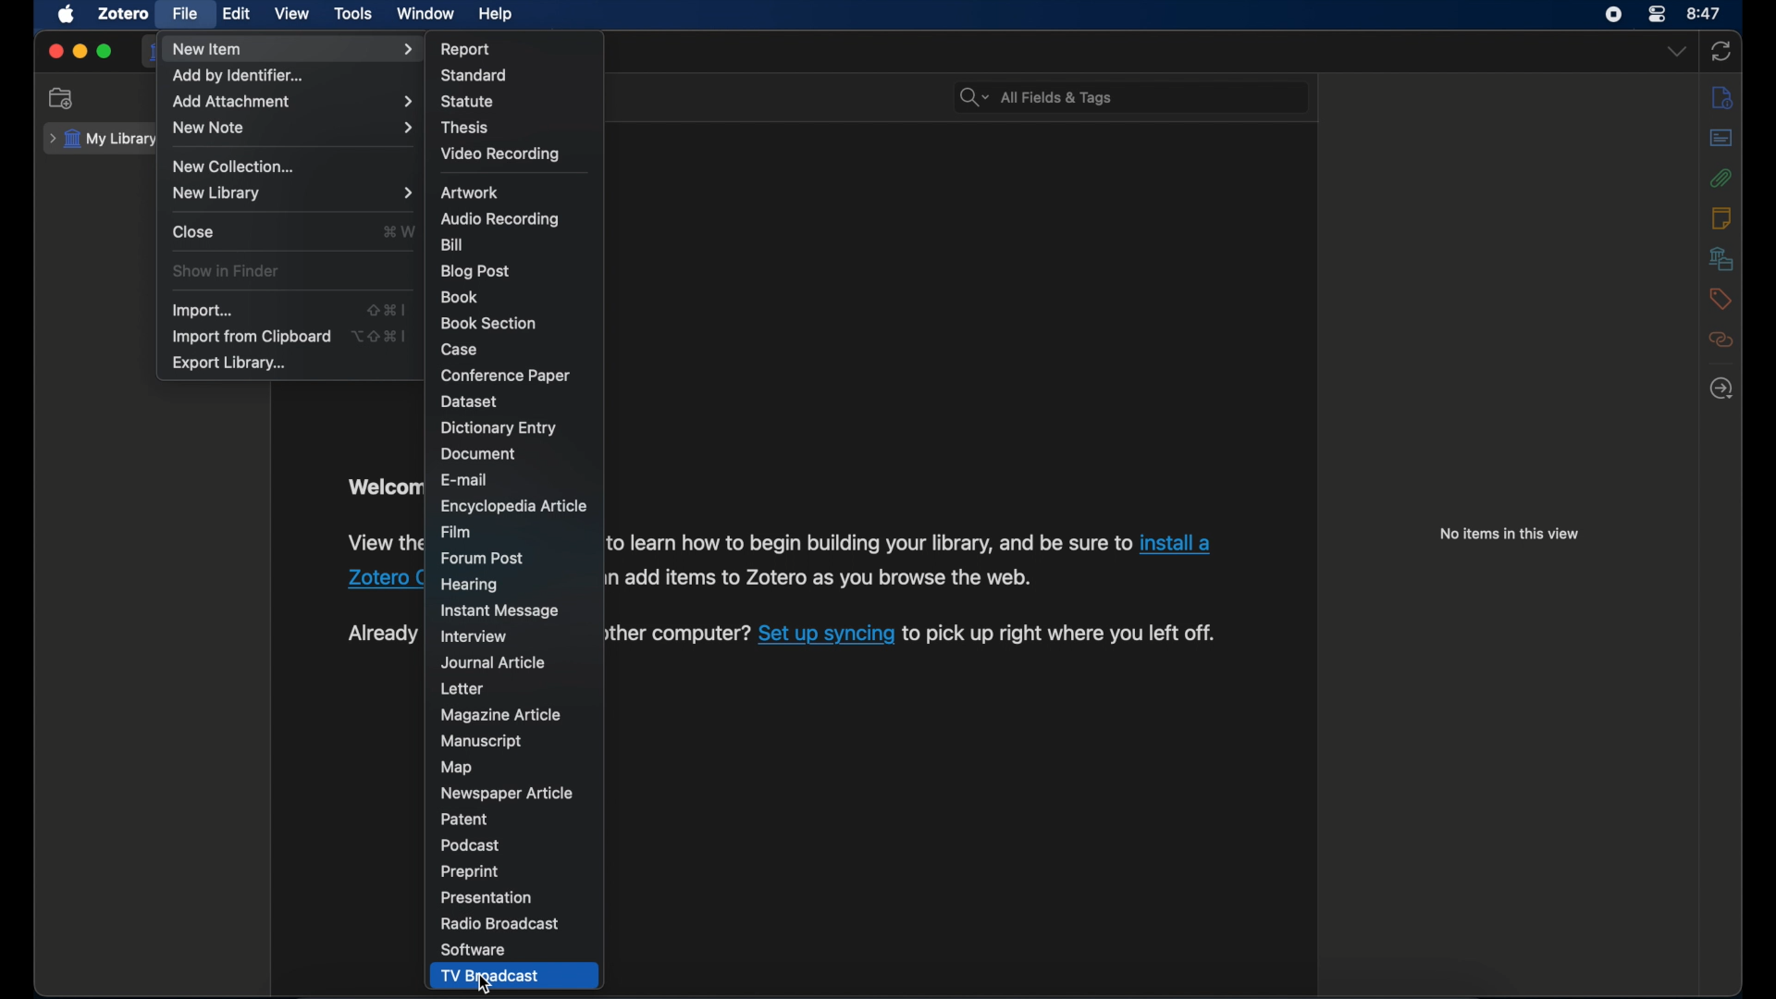 Image resolution: width=1776 pixels, height=999 pixels. What do you see at coordinates (250, 337) in the screenshot?
I see `import from clipboard` at bounding box center [250, 337].